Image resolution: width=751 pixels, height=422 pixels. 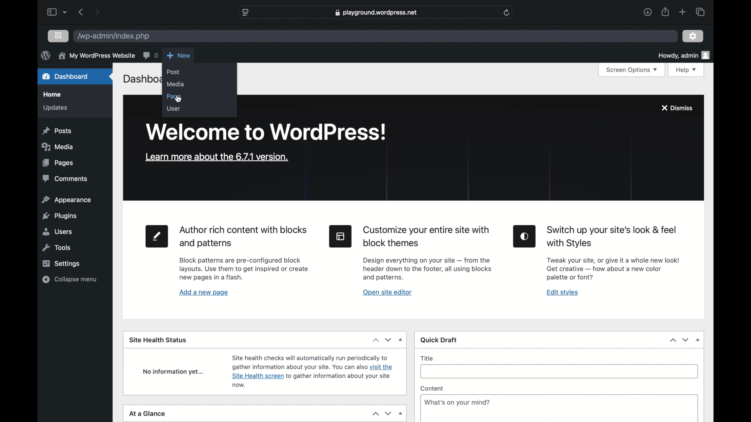 I want to click on home, so click(x=52, y=94).